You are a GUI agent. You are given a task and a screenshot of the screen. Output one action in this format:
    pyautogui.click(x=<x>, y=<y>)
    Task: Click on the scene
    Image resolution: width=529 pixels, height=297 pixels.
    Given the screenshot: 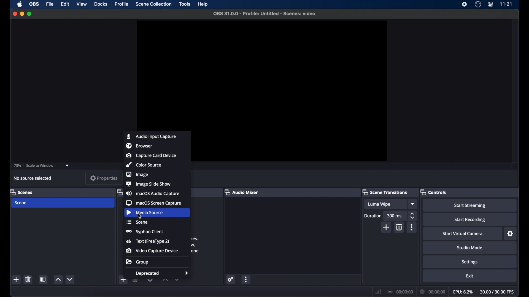 What is the action you would take?
    pyautogui.click(x=137, y=222)
    